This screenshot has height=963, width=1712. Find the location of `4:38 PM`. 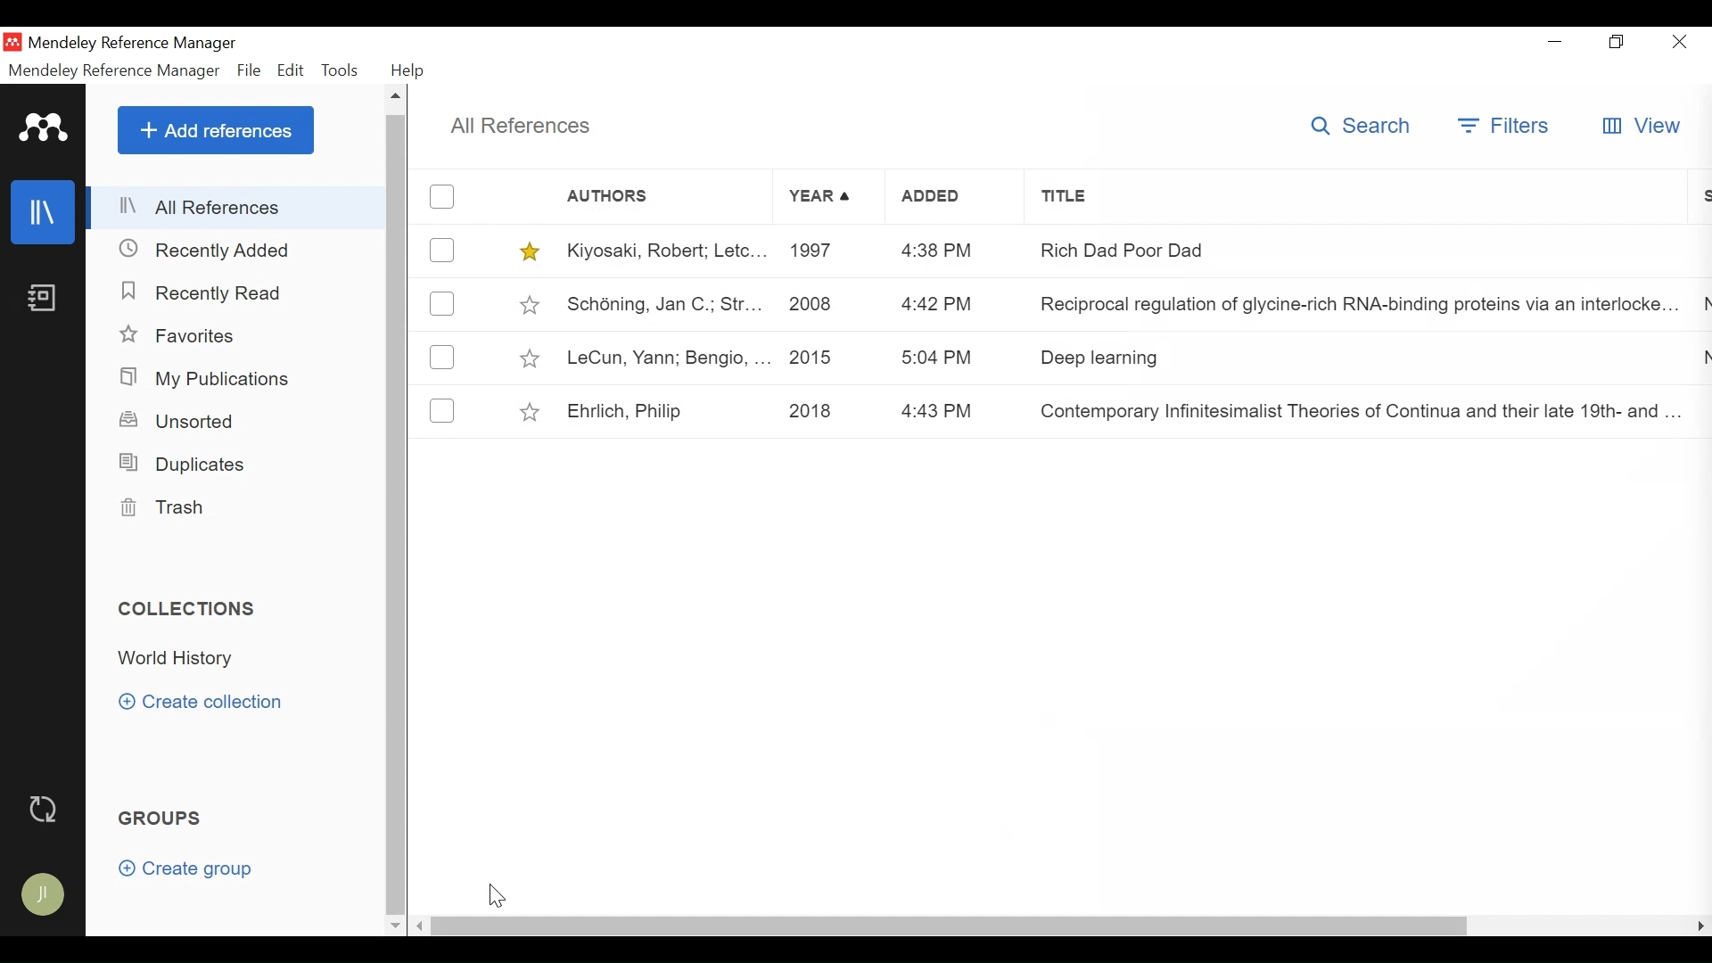

4:38 PM is located at coordinates (954, 248).